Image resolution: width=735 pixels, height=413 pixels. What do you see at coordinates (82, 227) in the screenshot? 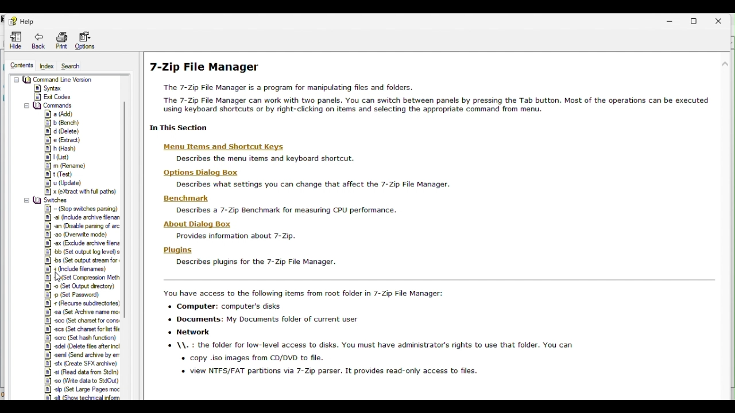
I see `Disable parsing` at bounding box center [82, 227].